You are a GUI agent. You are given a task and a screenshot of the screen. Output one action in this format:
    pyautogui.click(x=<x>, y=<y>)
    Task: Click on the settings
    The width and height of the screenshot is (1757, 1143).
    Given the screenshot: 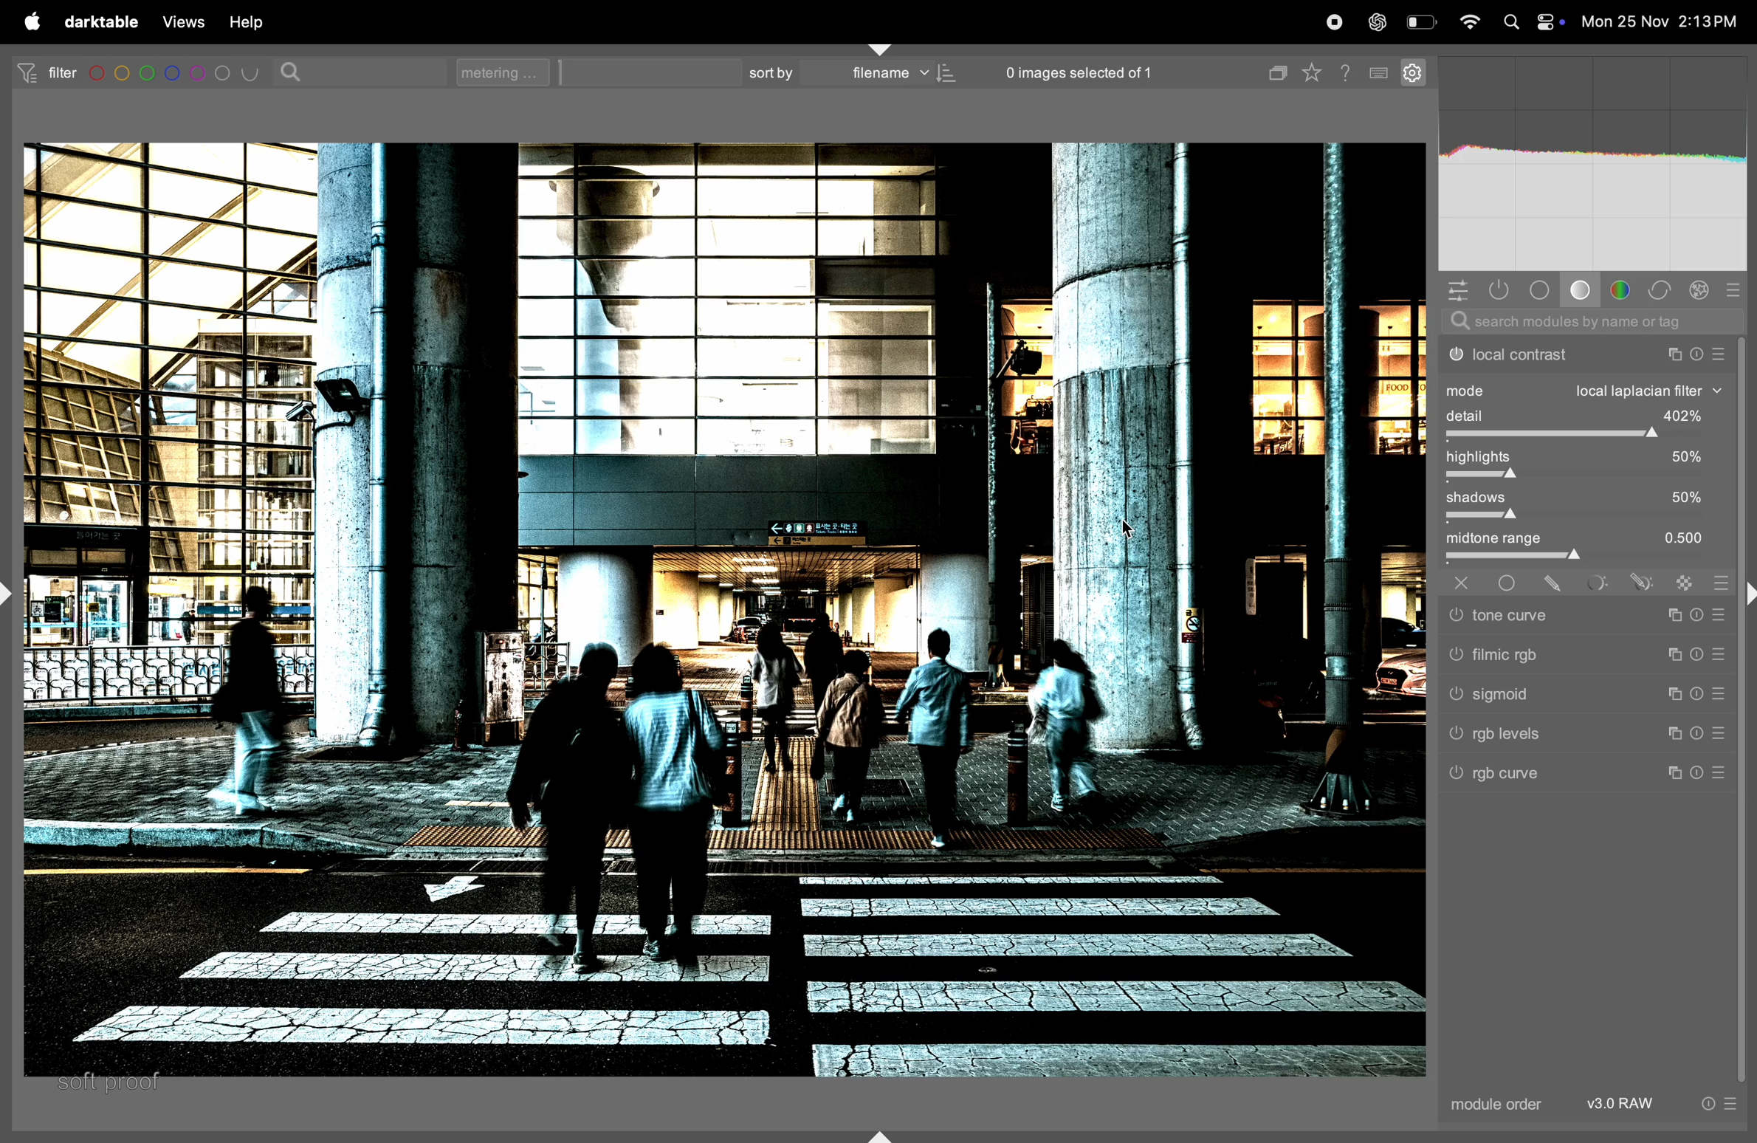 What is the action you would take?
    pyautogui.click(x=1412, y=71)
    